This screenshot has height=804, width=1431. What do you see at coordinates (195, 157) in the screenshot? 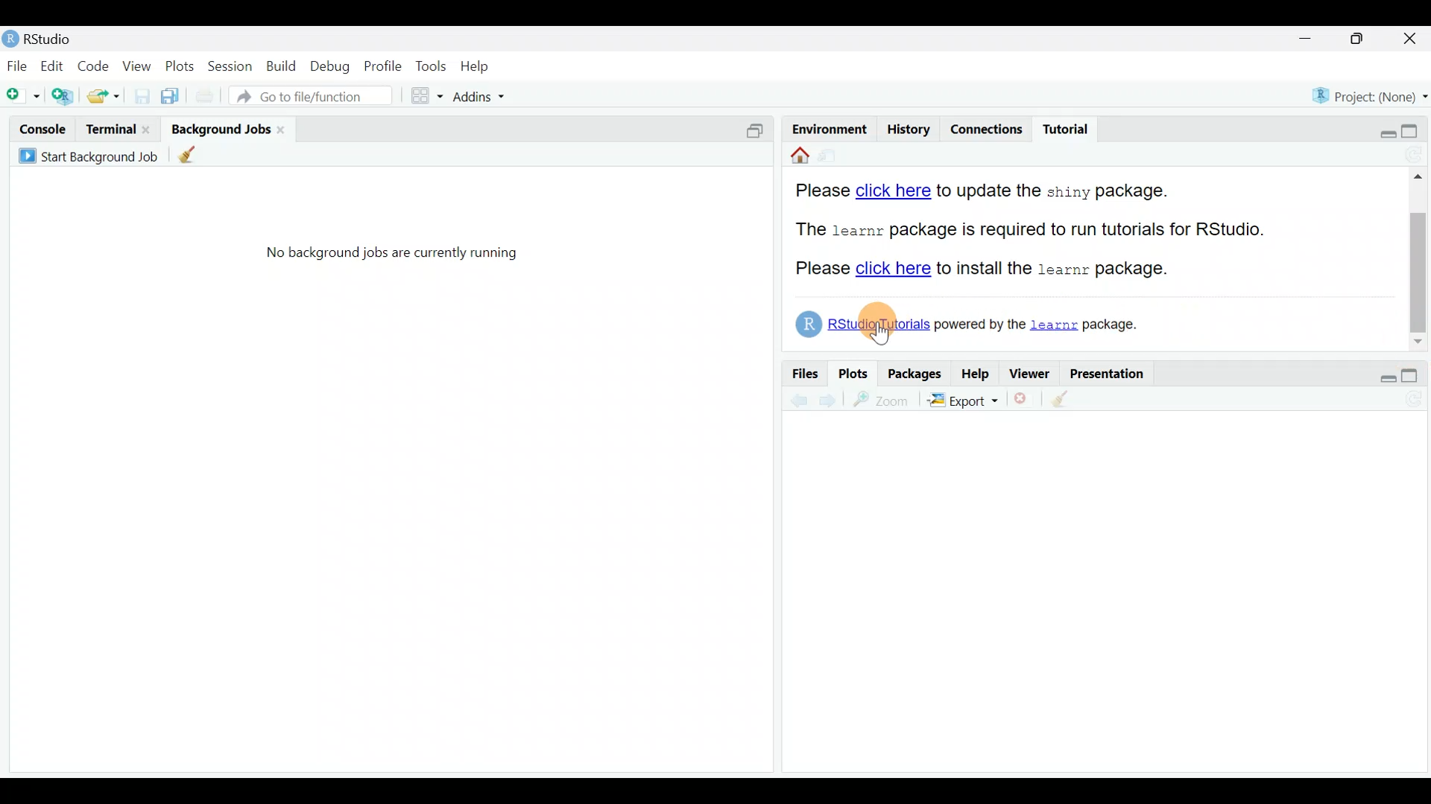
I see `clean up all completed background jobs` at bounding box center [195, 157].